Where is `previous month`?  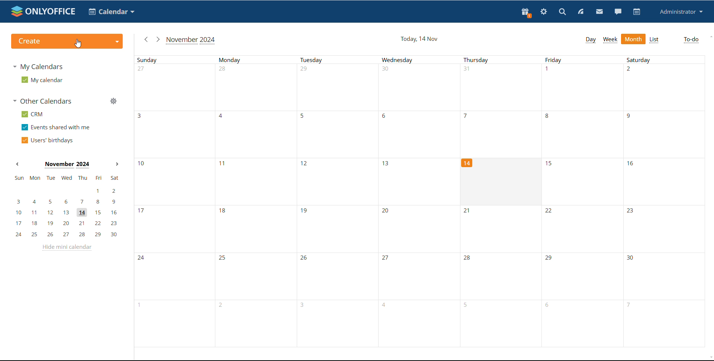
previous month is located at coordinates (17, 163).